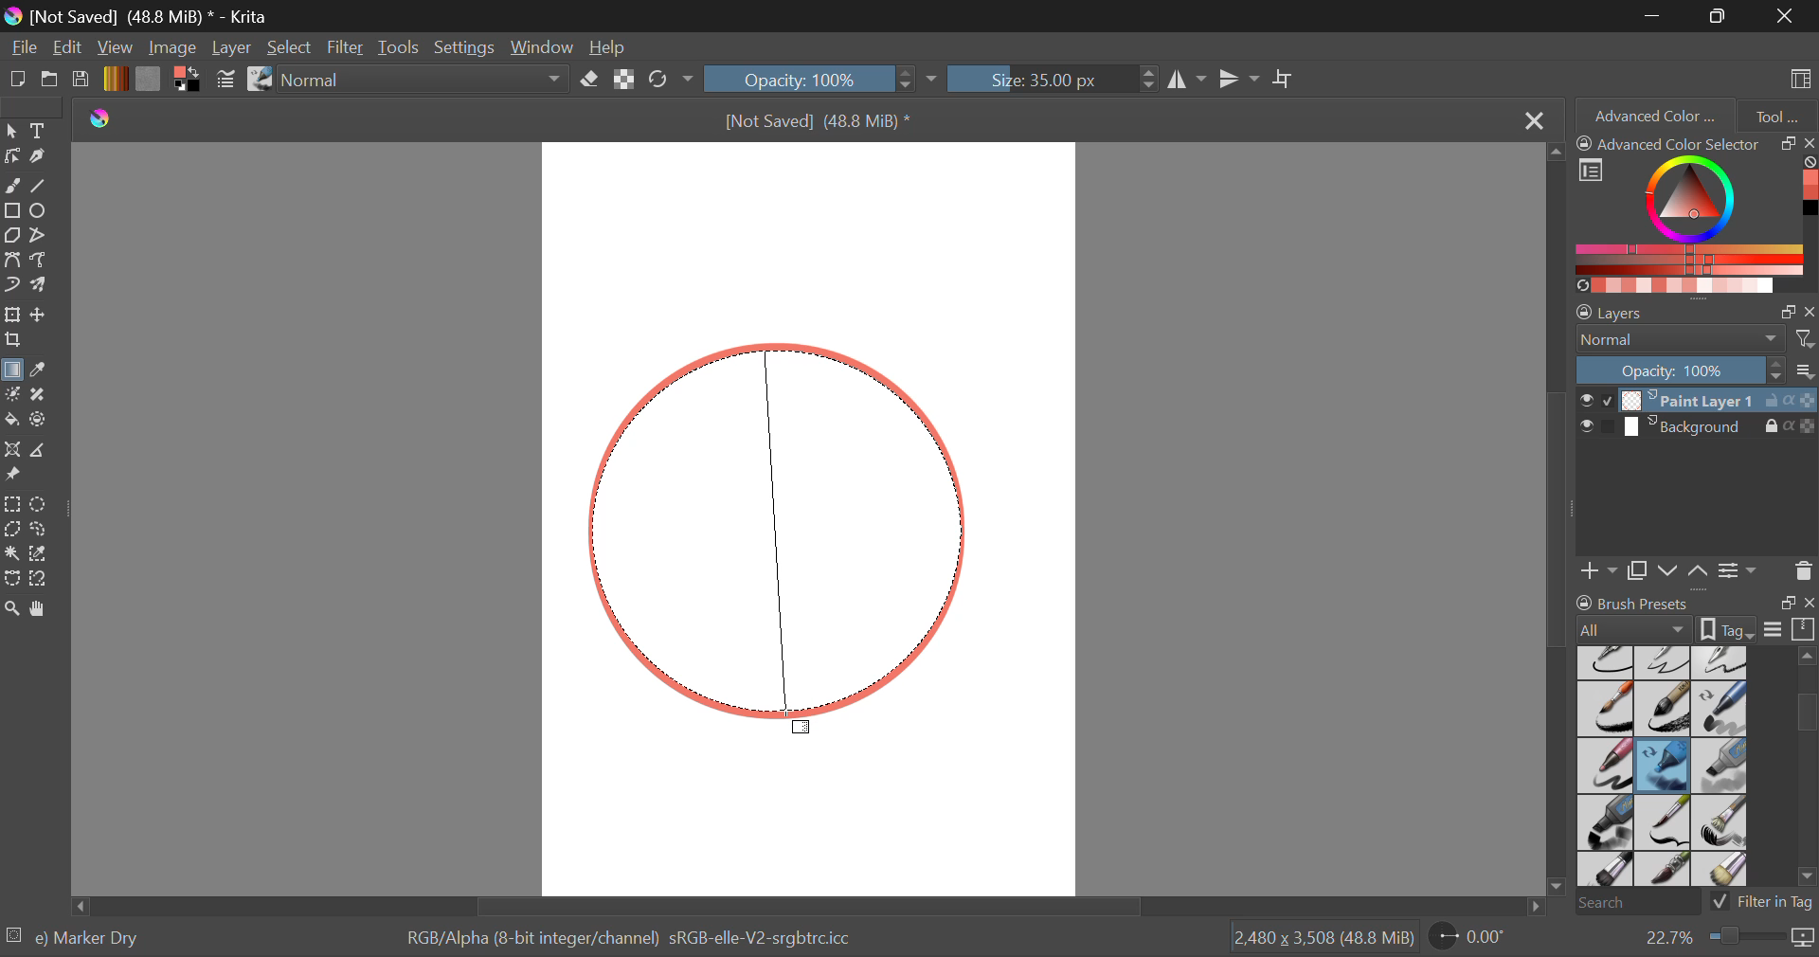  I want to click on Layer Settings, so click(1696, 308).